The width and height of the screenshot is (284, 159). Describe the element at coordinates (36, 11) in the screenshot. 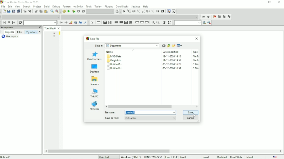

I see `Cut` at that location.